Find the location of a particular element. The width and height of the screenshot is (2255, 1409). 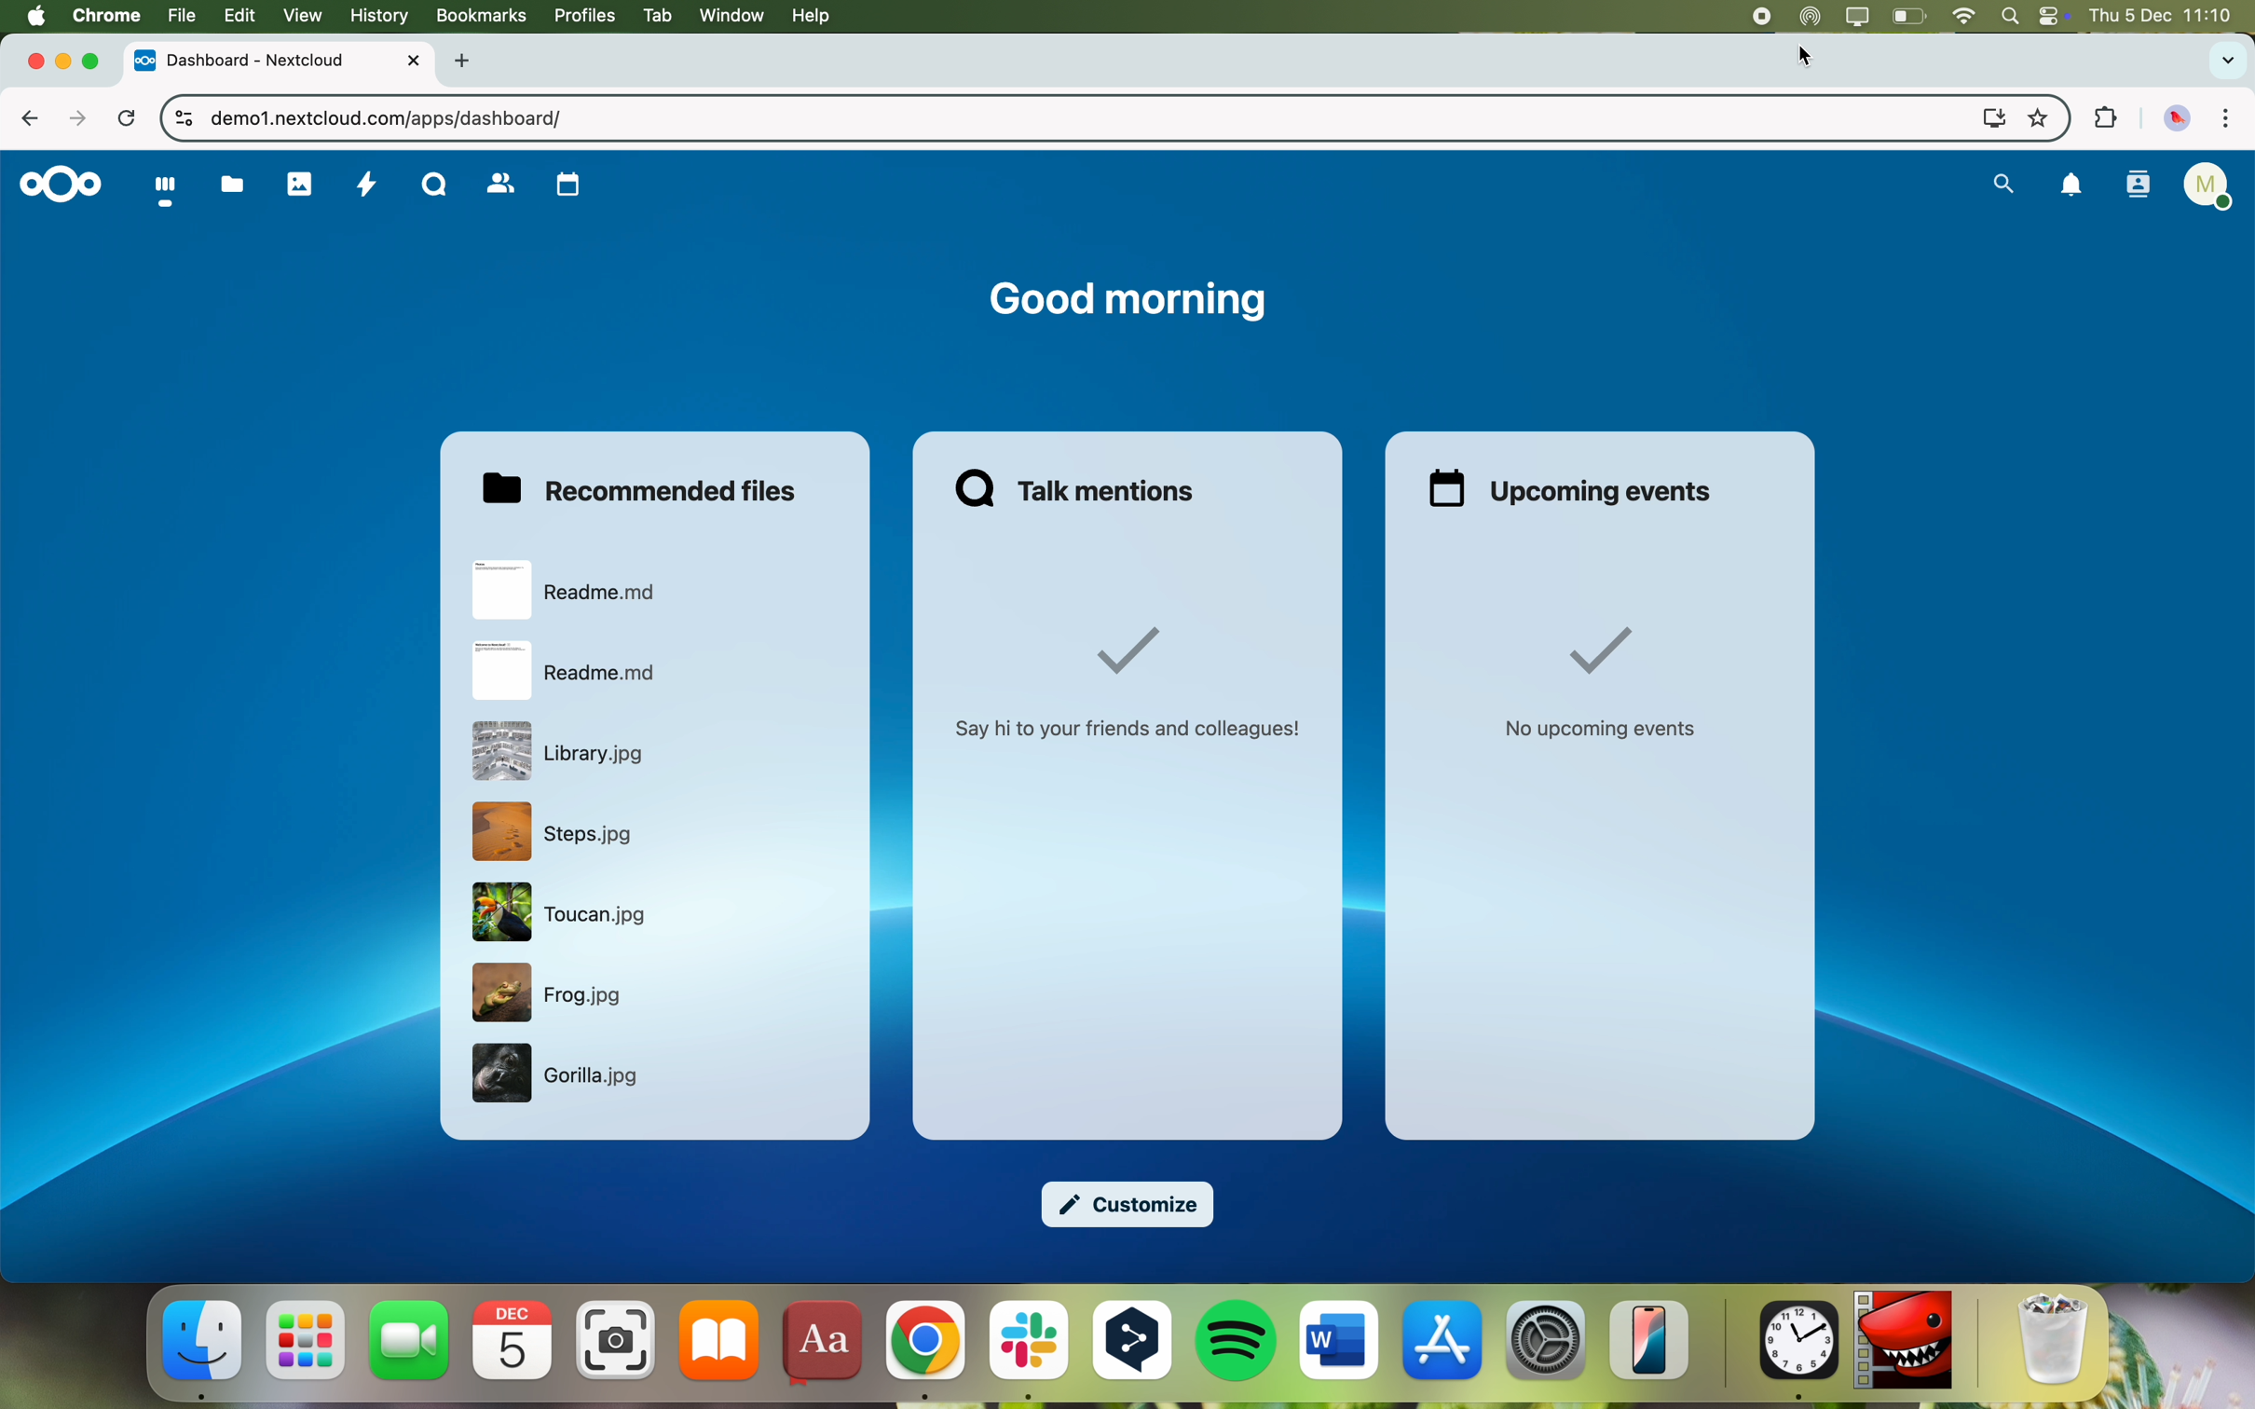

activity is located at coordinates (366, 186).